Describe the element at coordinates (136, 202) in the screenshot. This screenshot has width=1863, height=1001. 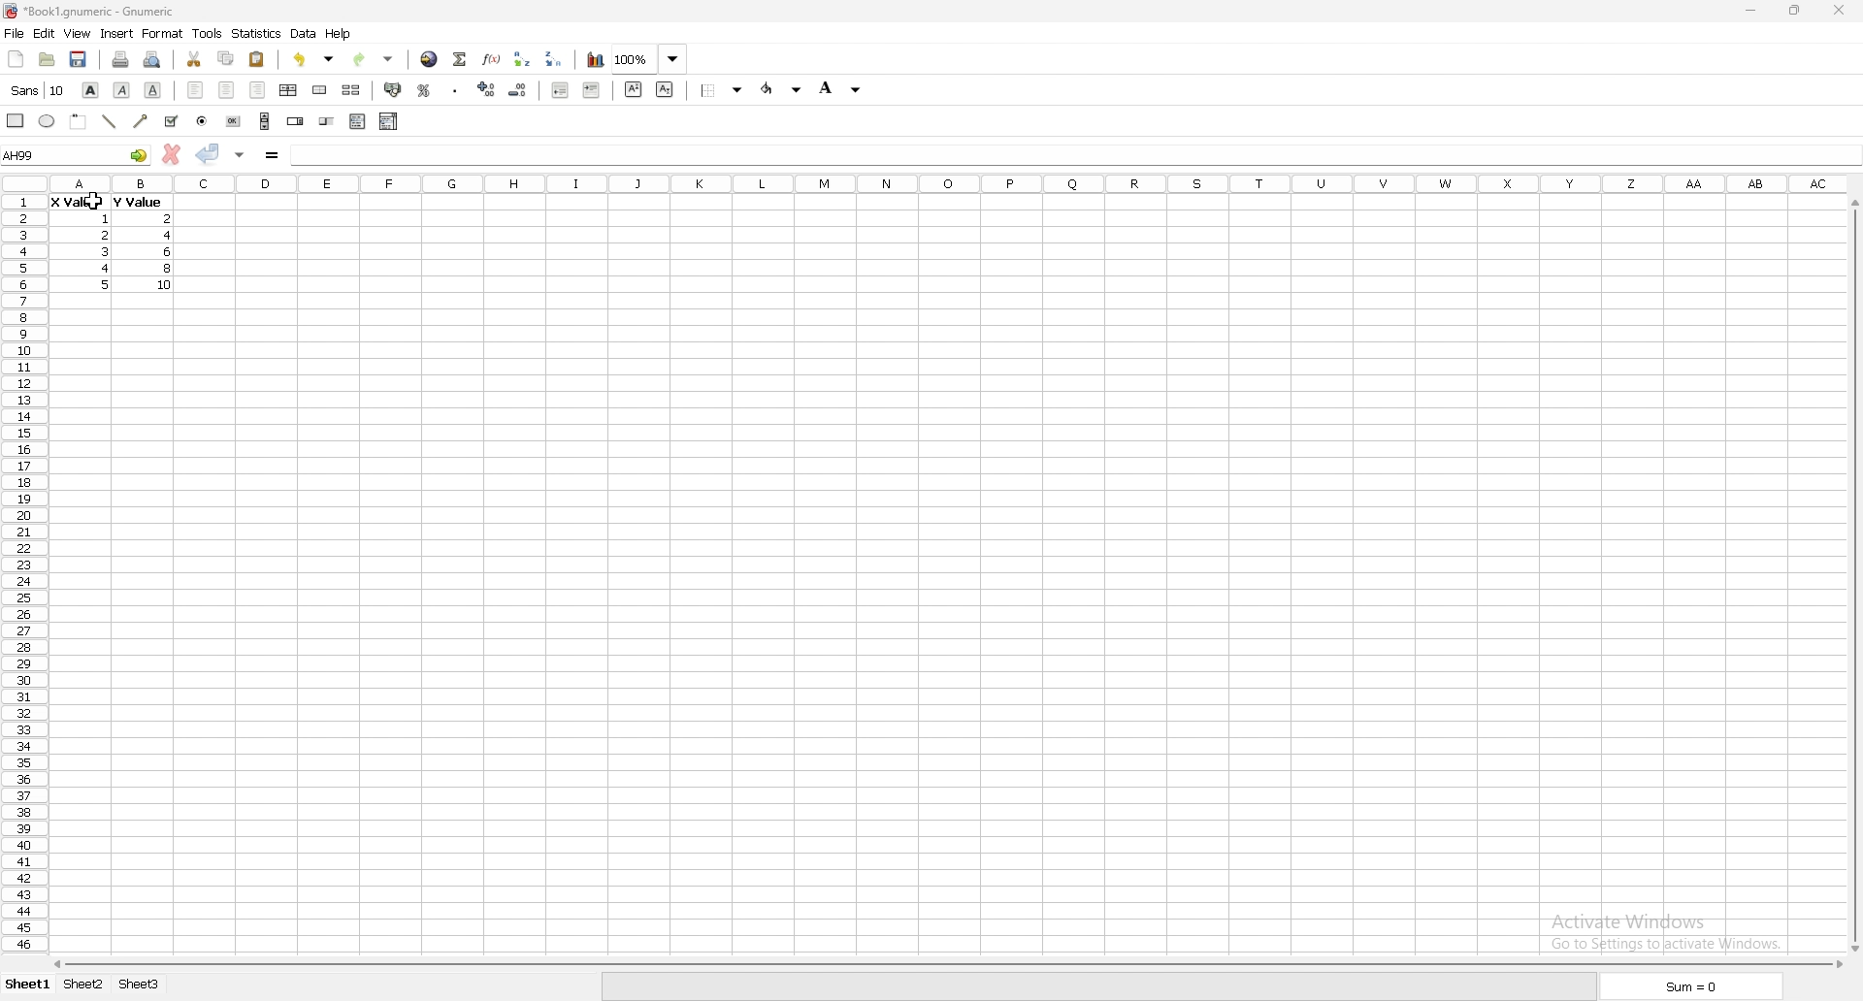
I see `value` at that location.